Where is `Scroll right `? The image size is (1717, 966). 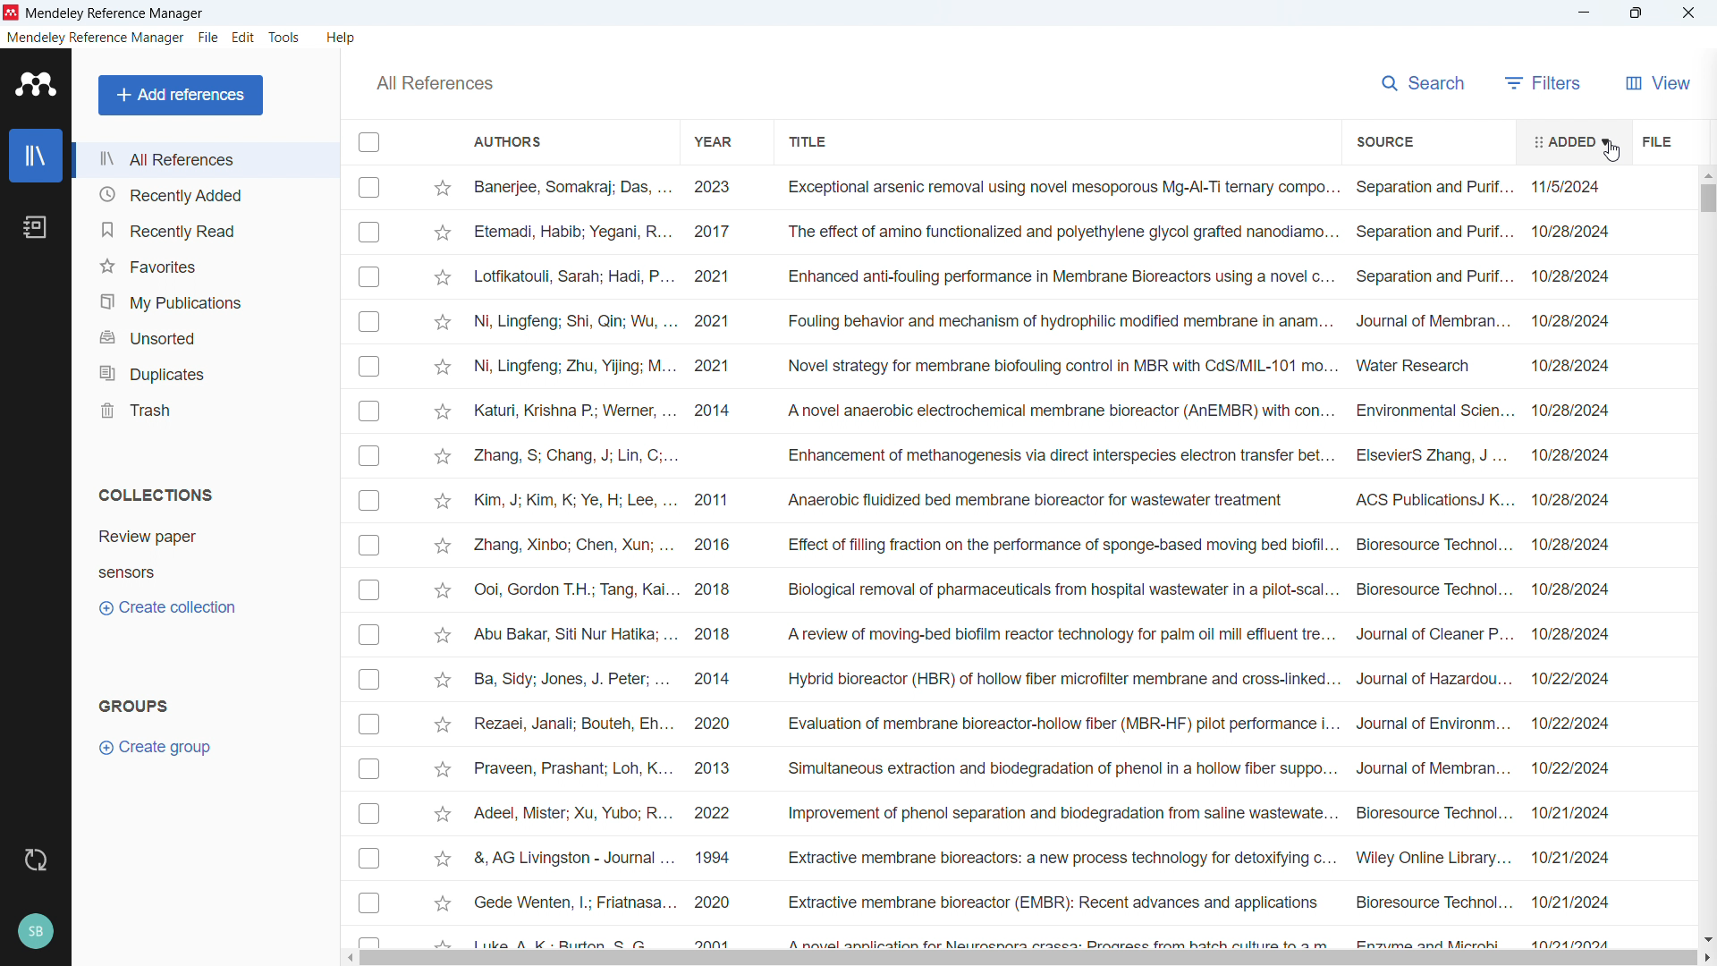
Scroll right  is located at coordinates (1706, 958).